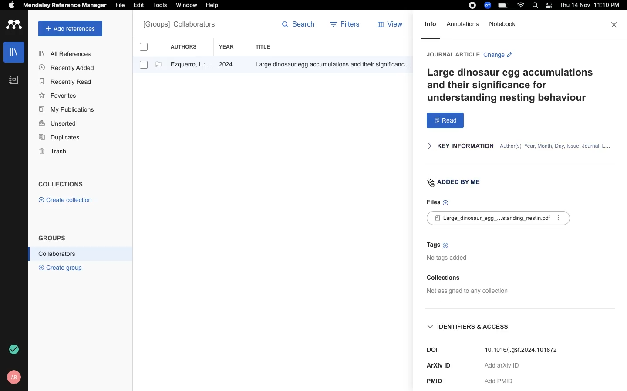 The image size is (627, 391). I want to click on checkboxes, so click(140, 57).